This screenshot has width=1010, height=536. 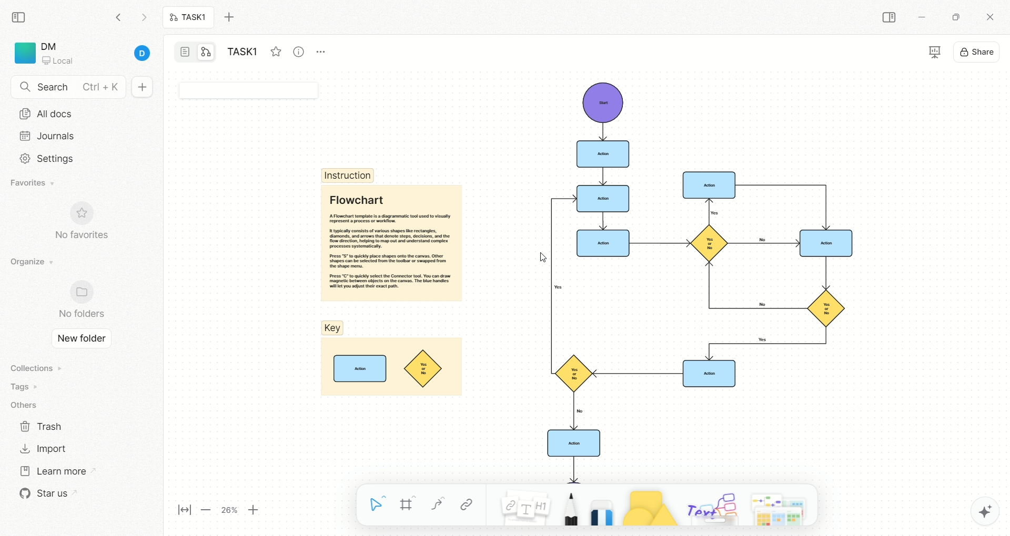 I want to click on all docs, so click(x=46, y=114).